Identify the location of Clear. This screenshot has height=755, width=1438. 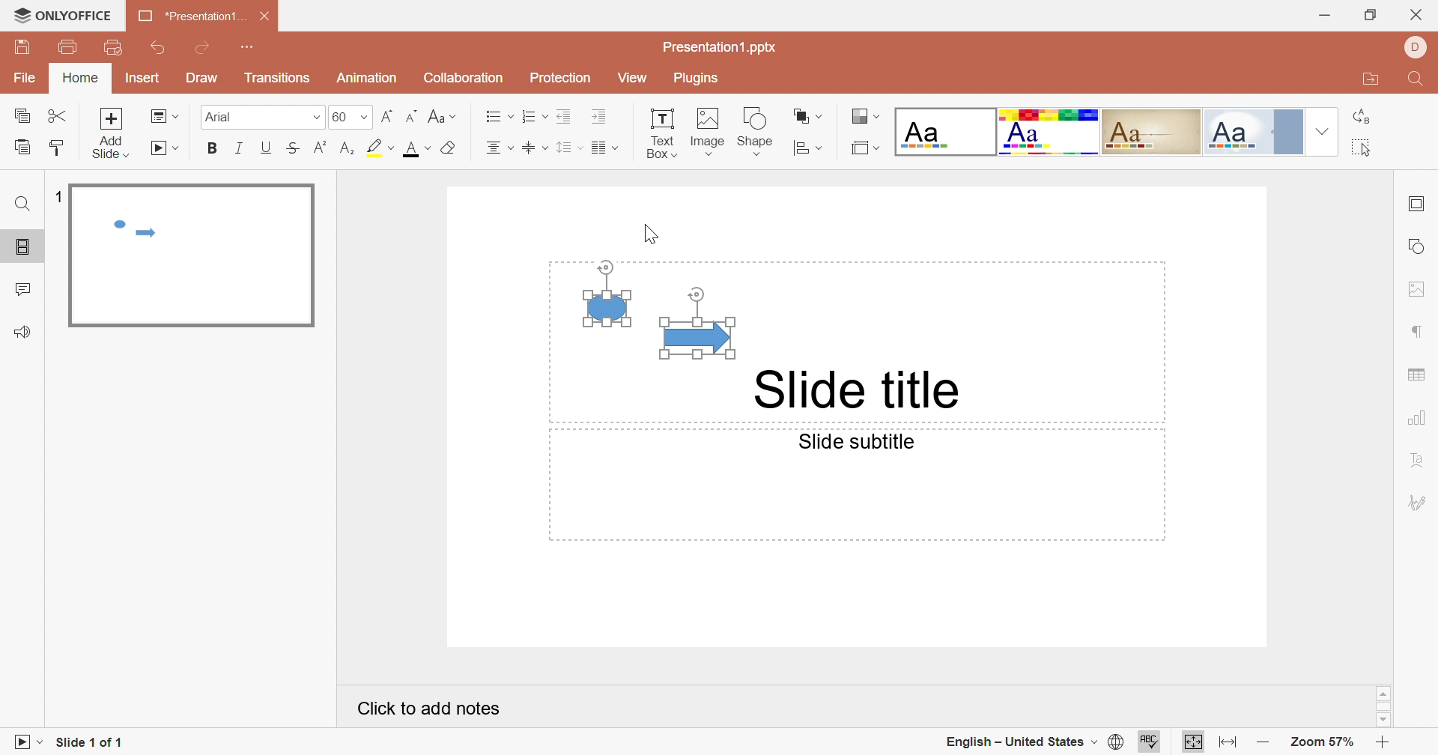
(450, 148).